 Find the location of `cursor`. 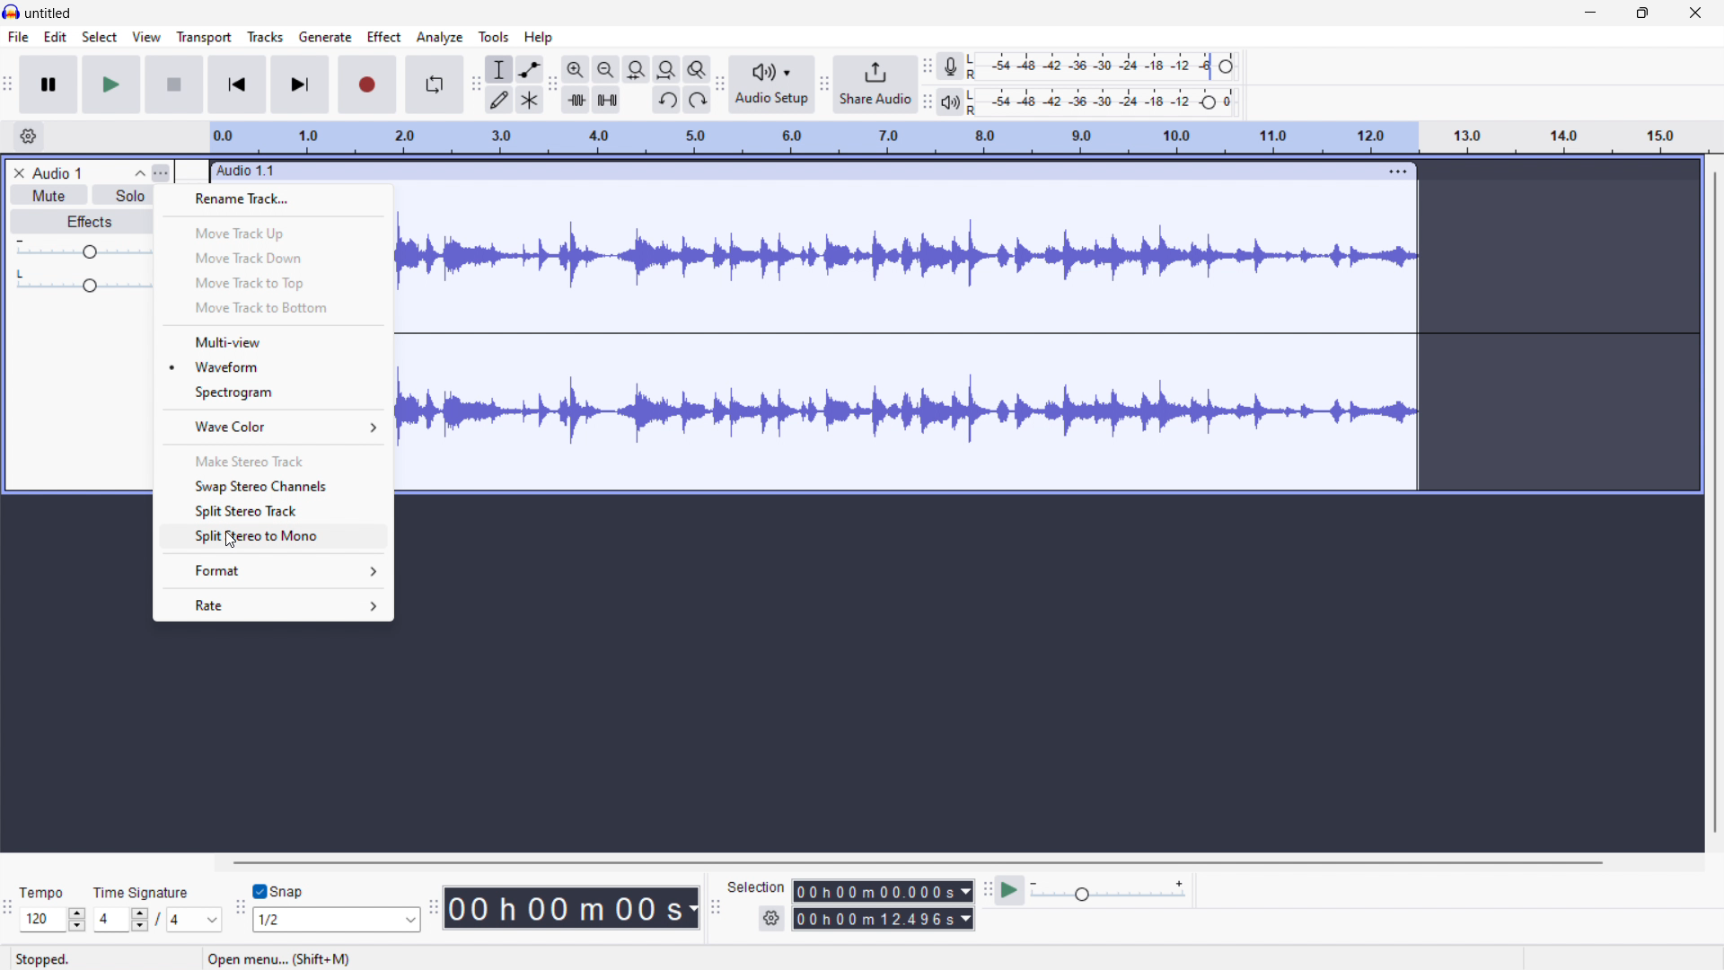

cursor is located at coordinates (230, 536).